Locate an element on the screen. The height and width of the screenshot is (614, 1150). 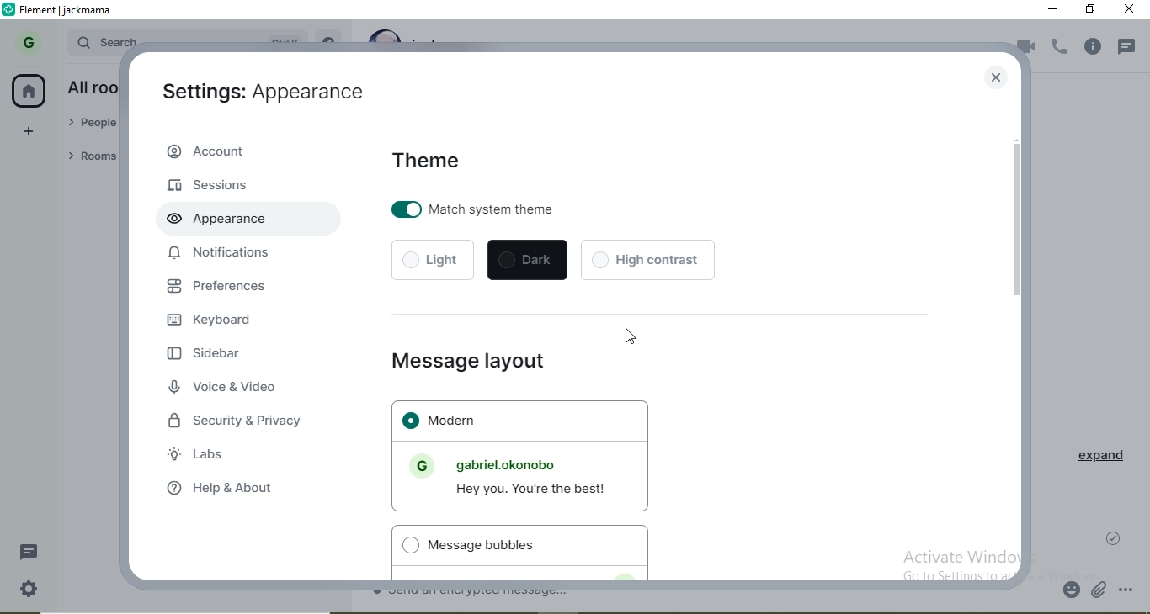
help & about is located at coordinates (230, 490).